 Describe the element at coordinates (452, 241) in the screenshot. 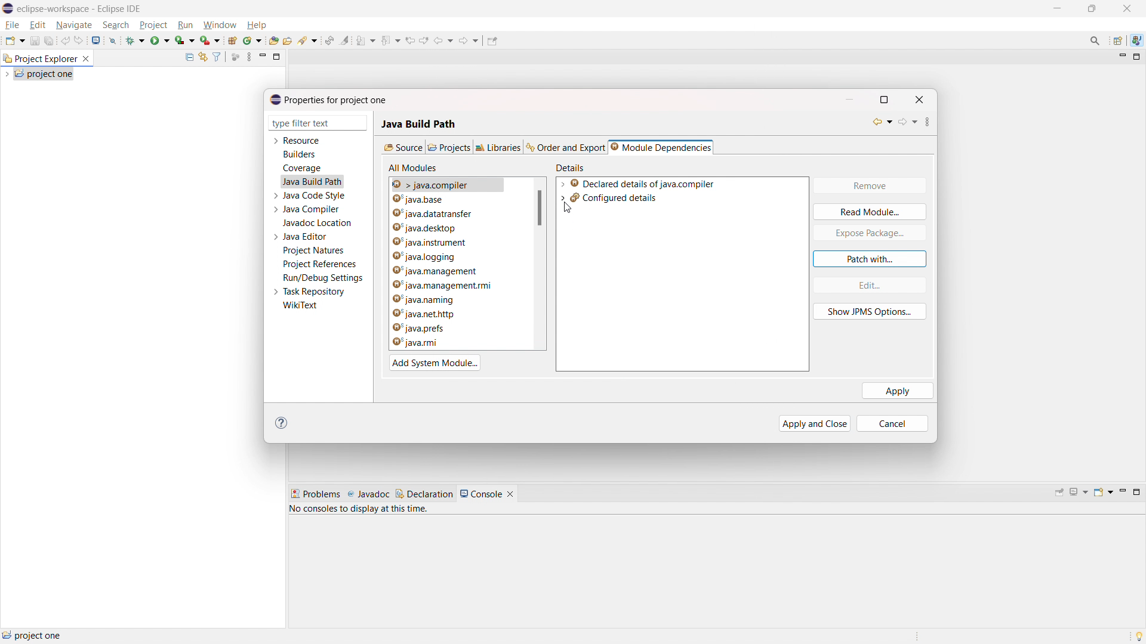

I see `java.instrument` at that location.